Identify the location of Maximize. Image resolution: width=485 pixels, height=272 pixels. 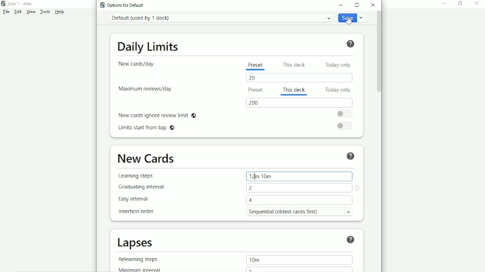
(358, 5).